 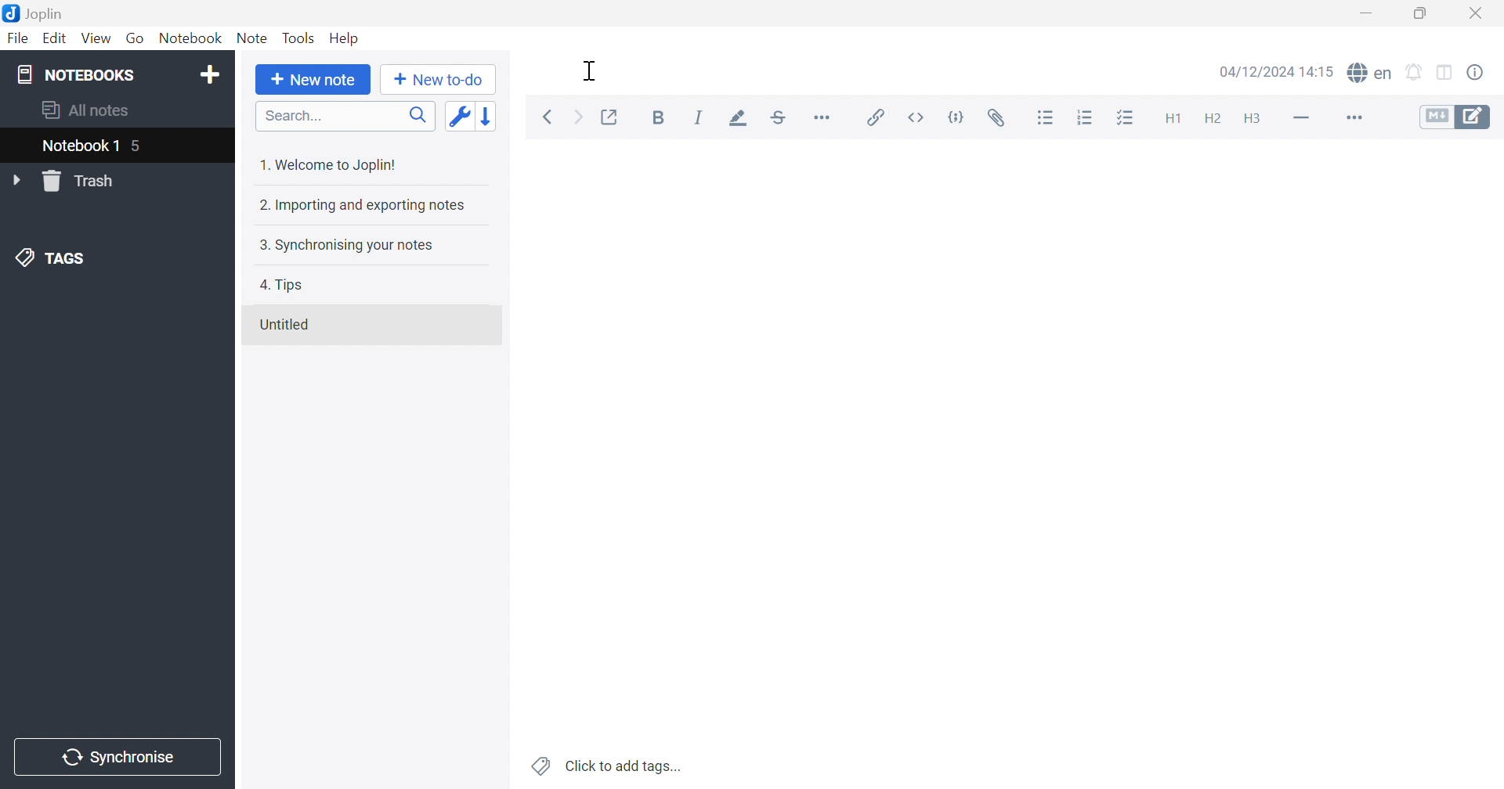 What do you see at coordinates (1419, 13) in the screenshot?
I see `Restore down` at bounding box center [1419, 13].